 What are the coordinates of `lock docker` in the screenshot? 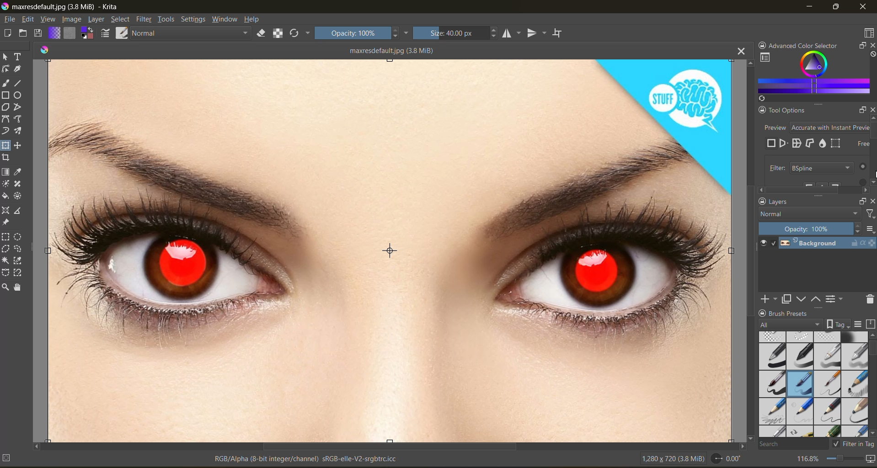 It's located at (761, 110).